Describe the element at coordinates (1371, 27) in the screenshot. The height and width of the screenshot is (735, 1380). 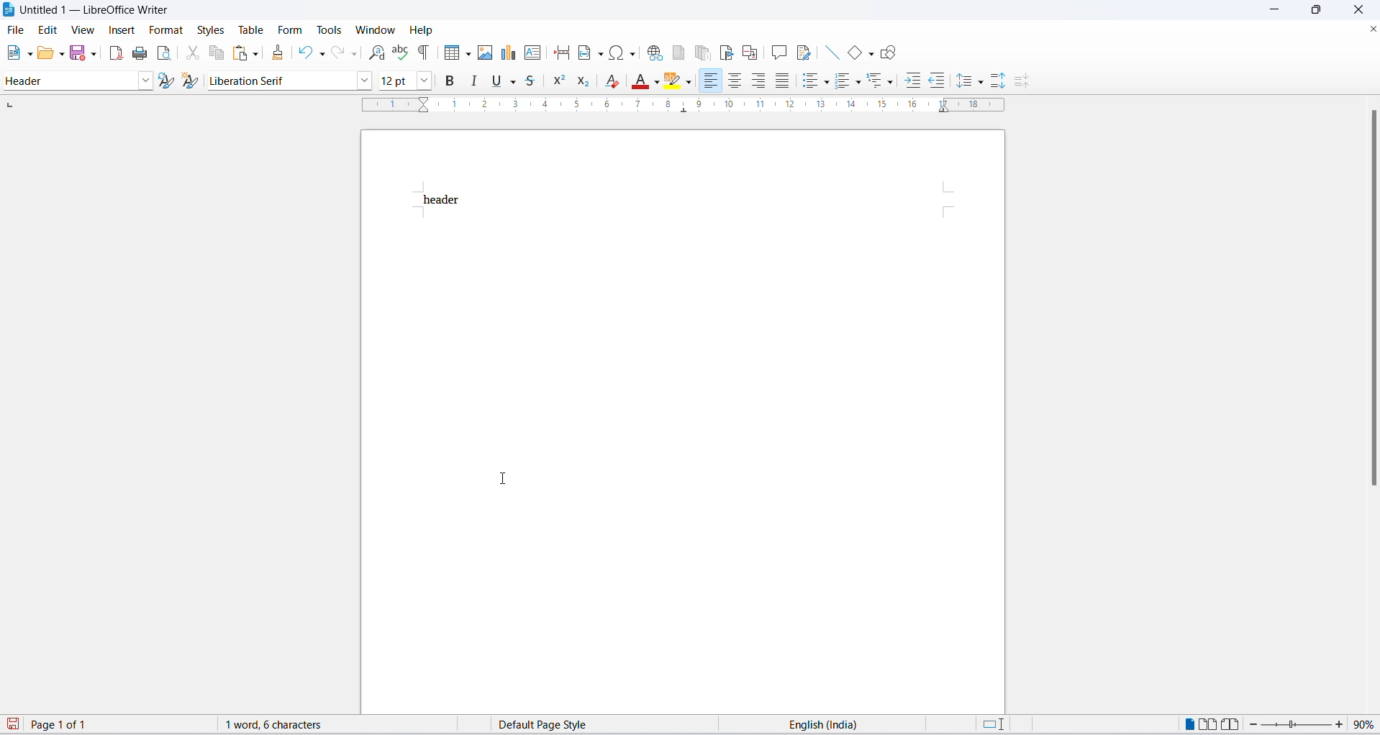
I see `close` at that location.